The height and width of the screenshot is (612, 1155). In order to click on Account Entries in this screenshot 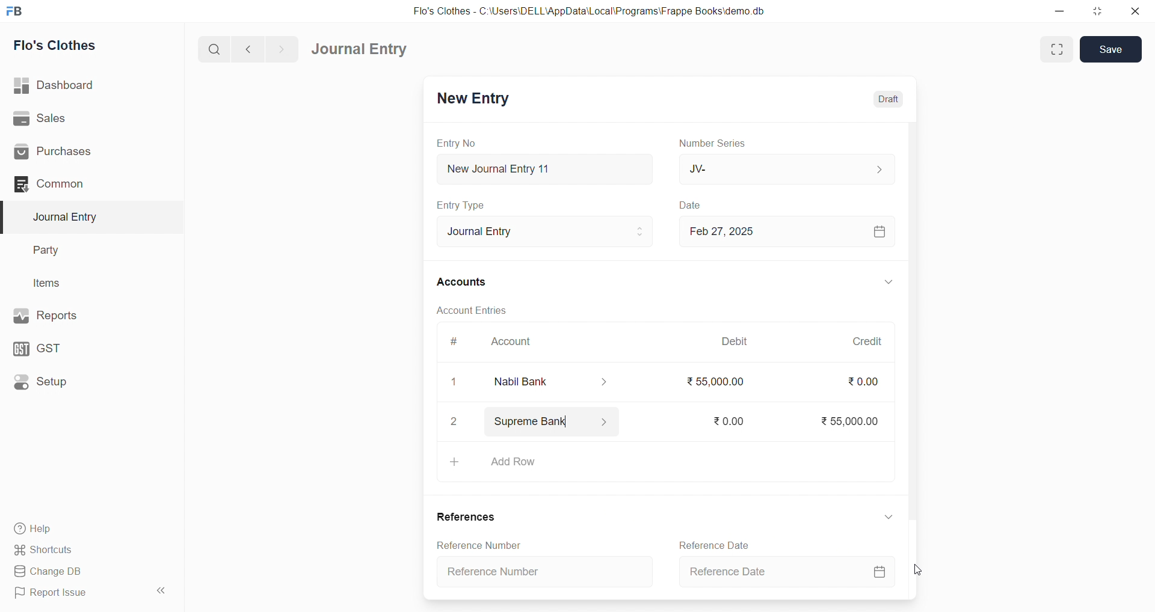, I will do `click(473, 309)`.